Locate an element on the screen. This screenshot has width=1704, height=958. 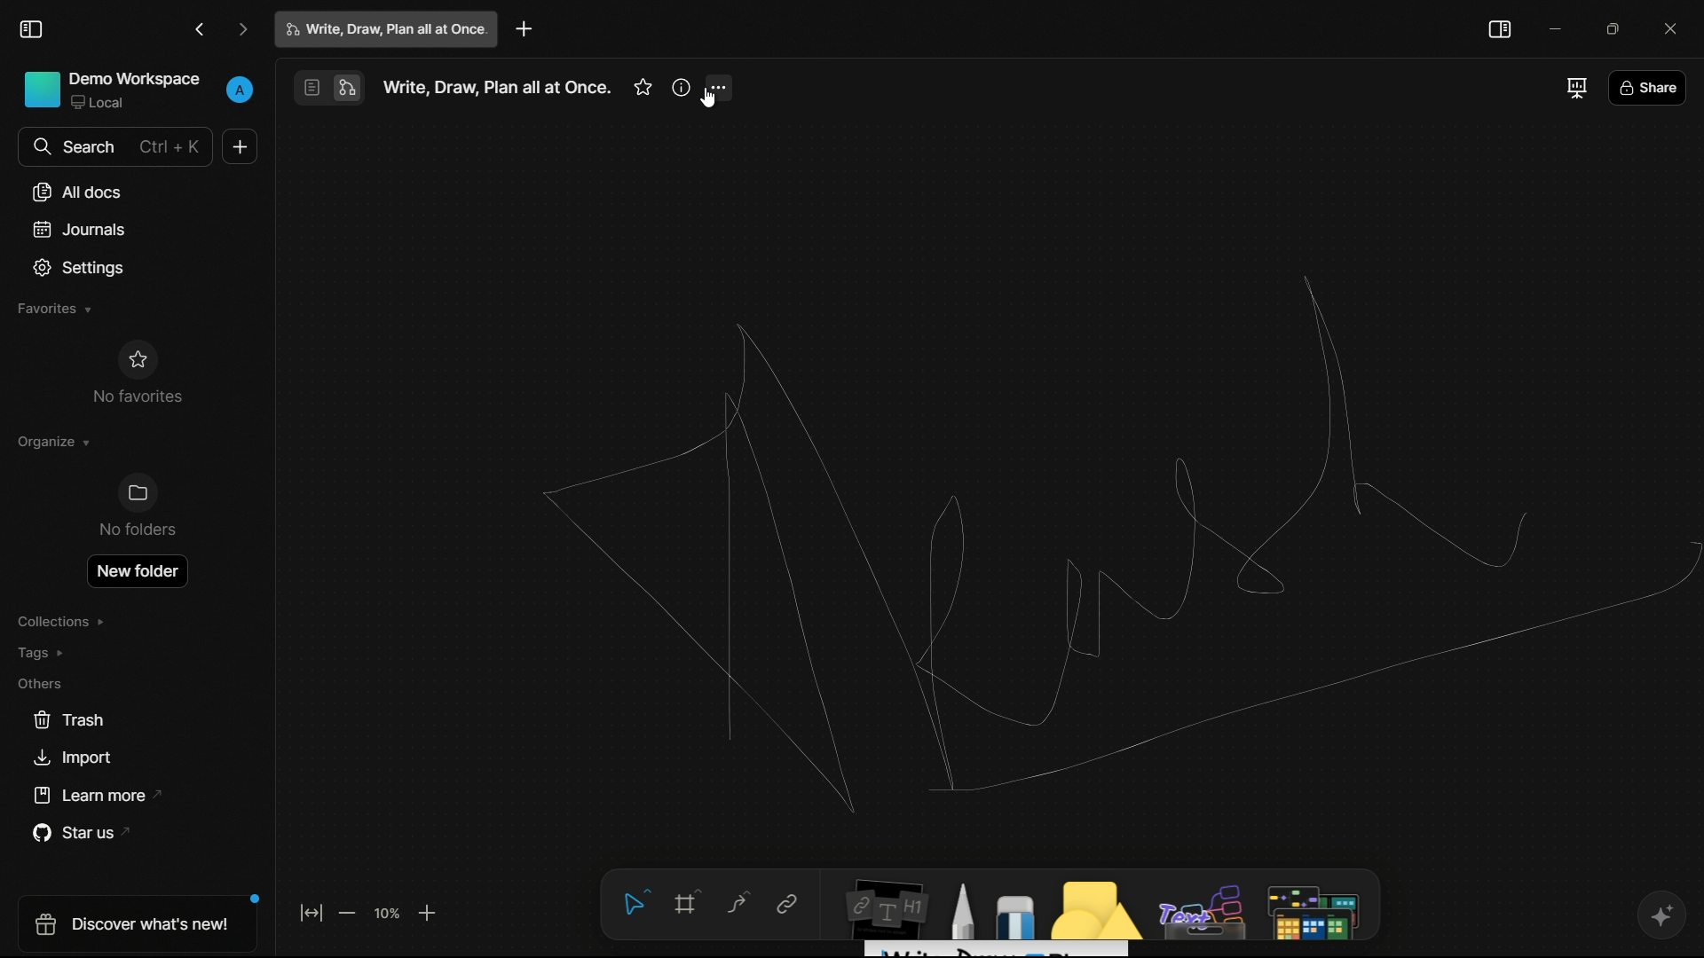
trash is located at coordinates (67, 720).